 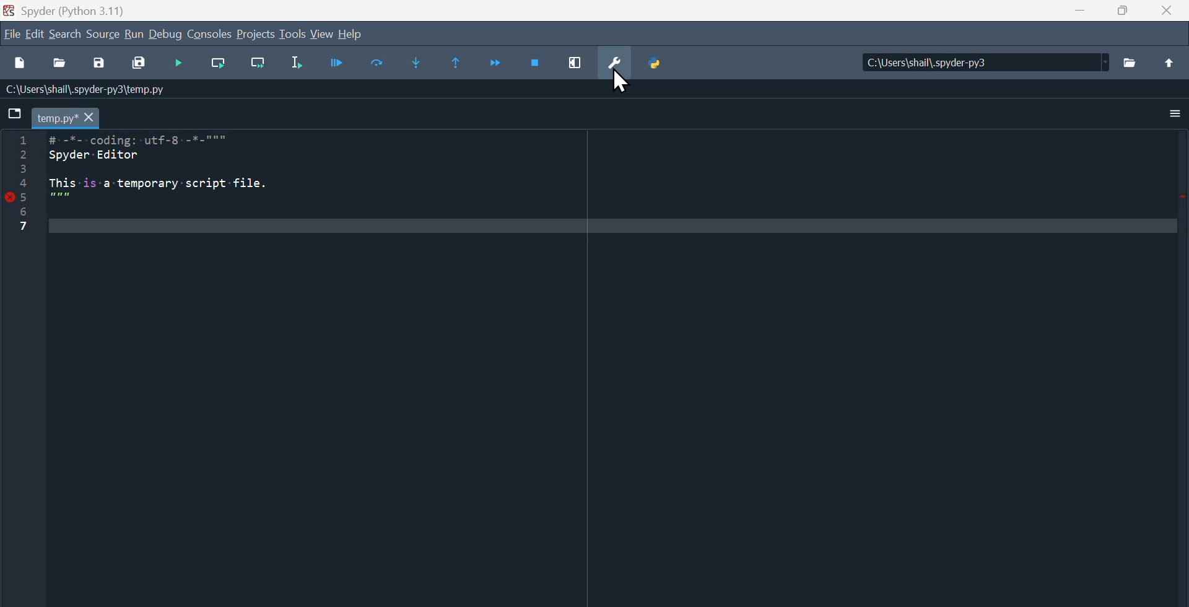 What do you see at coordinates (68, 37) in the screenshot?
I see `Search` at bounding box center [68, 37].